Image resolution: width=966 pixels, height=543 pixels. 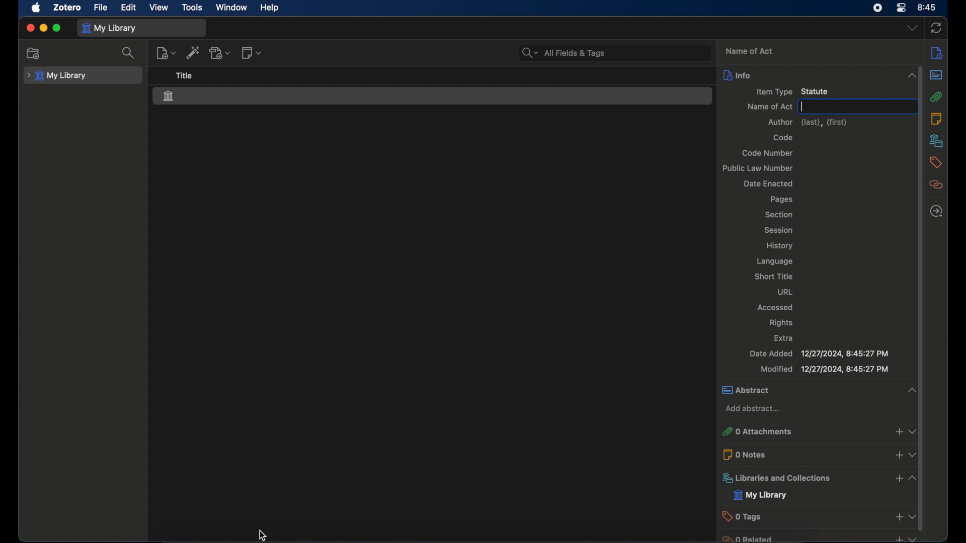 What do you see at coordinates (898, 455) in the screenshot?
I see `add notes` at bounding box center [898, 455].